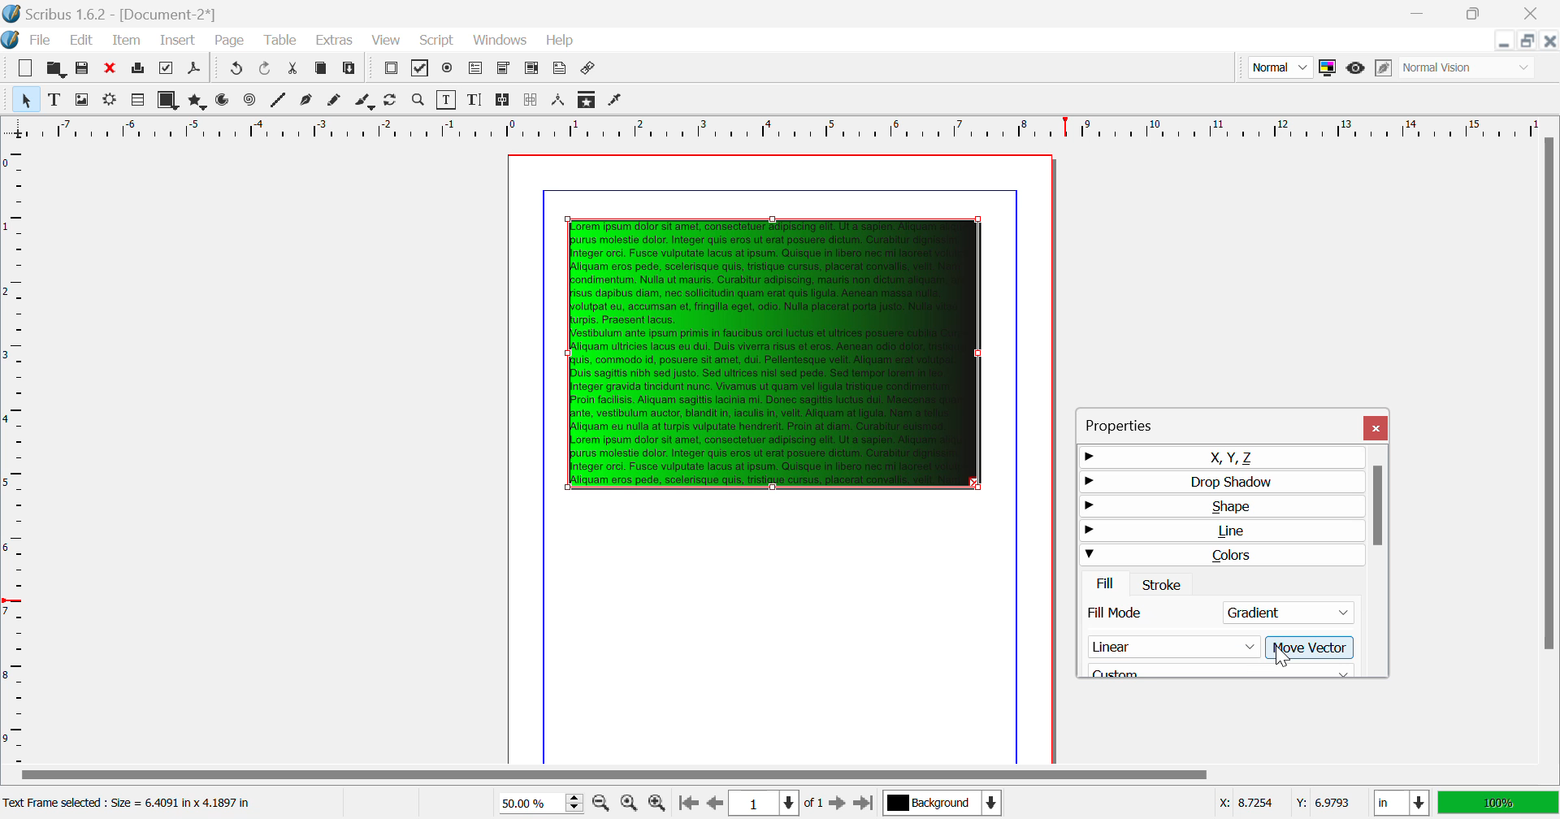  What do you see at coordinates (561, 41) in the screenshot?
I see `Help` at bounding box center [561, 41].